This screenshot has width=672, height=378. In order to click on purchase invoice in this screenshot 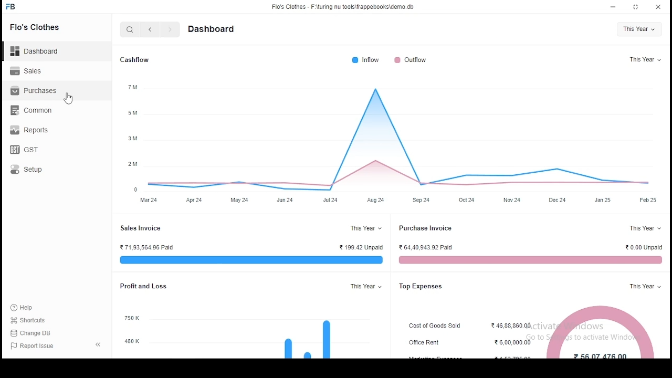, I will do `click(426, 228)`.